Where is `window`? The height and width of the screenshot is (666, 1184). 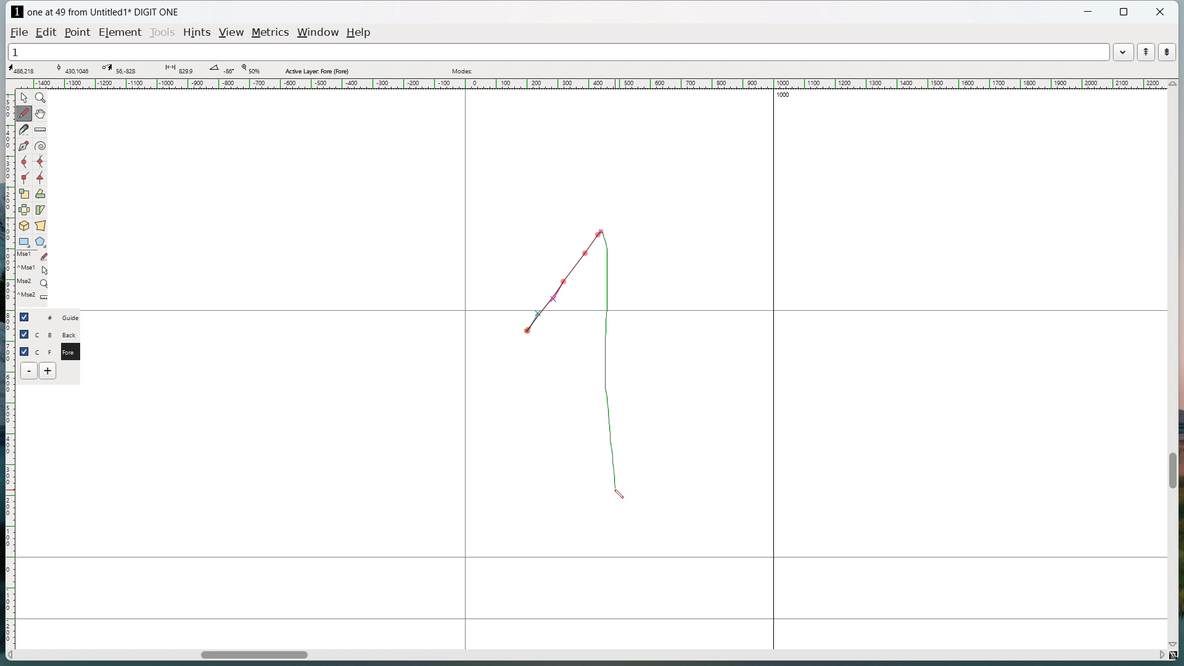 window is located at coordinates (319, 32).